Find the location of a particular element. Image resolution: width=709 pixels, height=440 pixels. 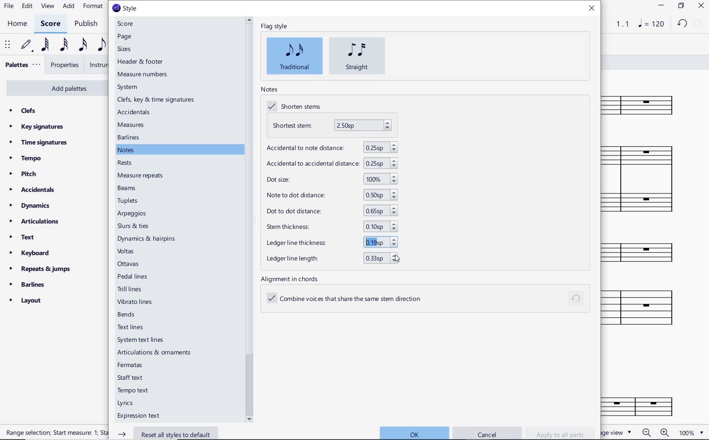

stem thickness is located at coordinates (330, 228).